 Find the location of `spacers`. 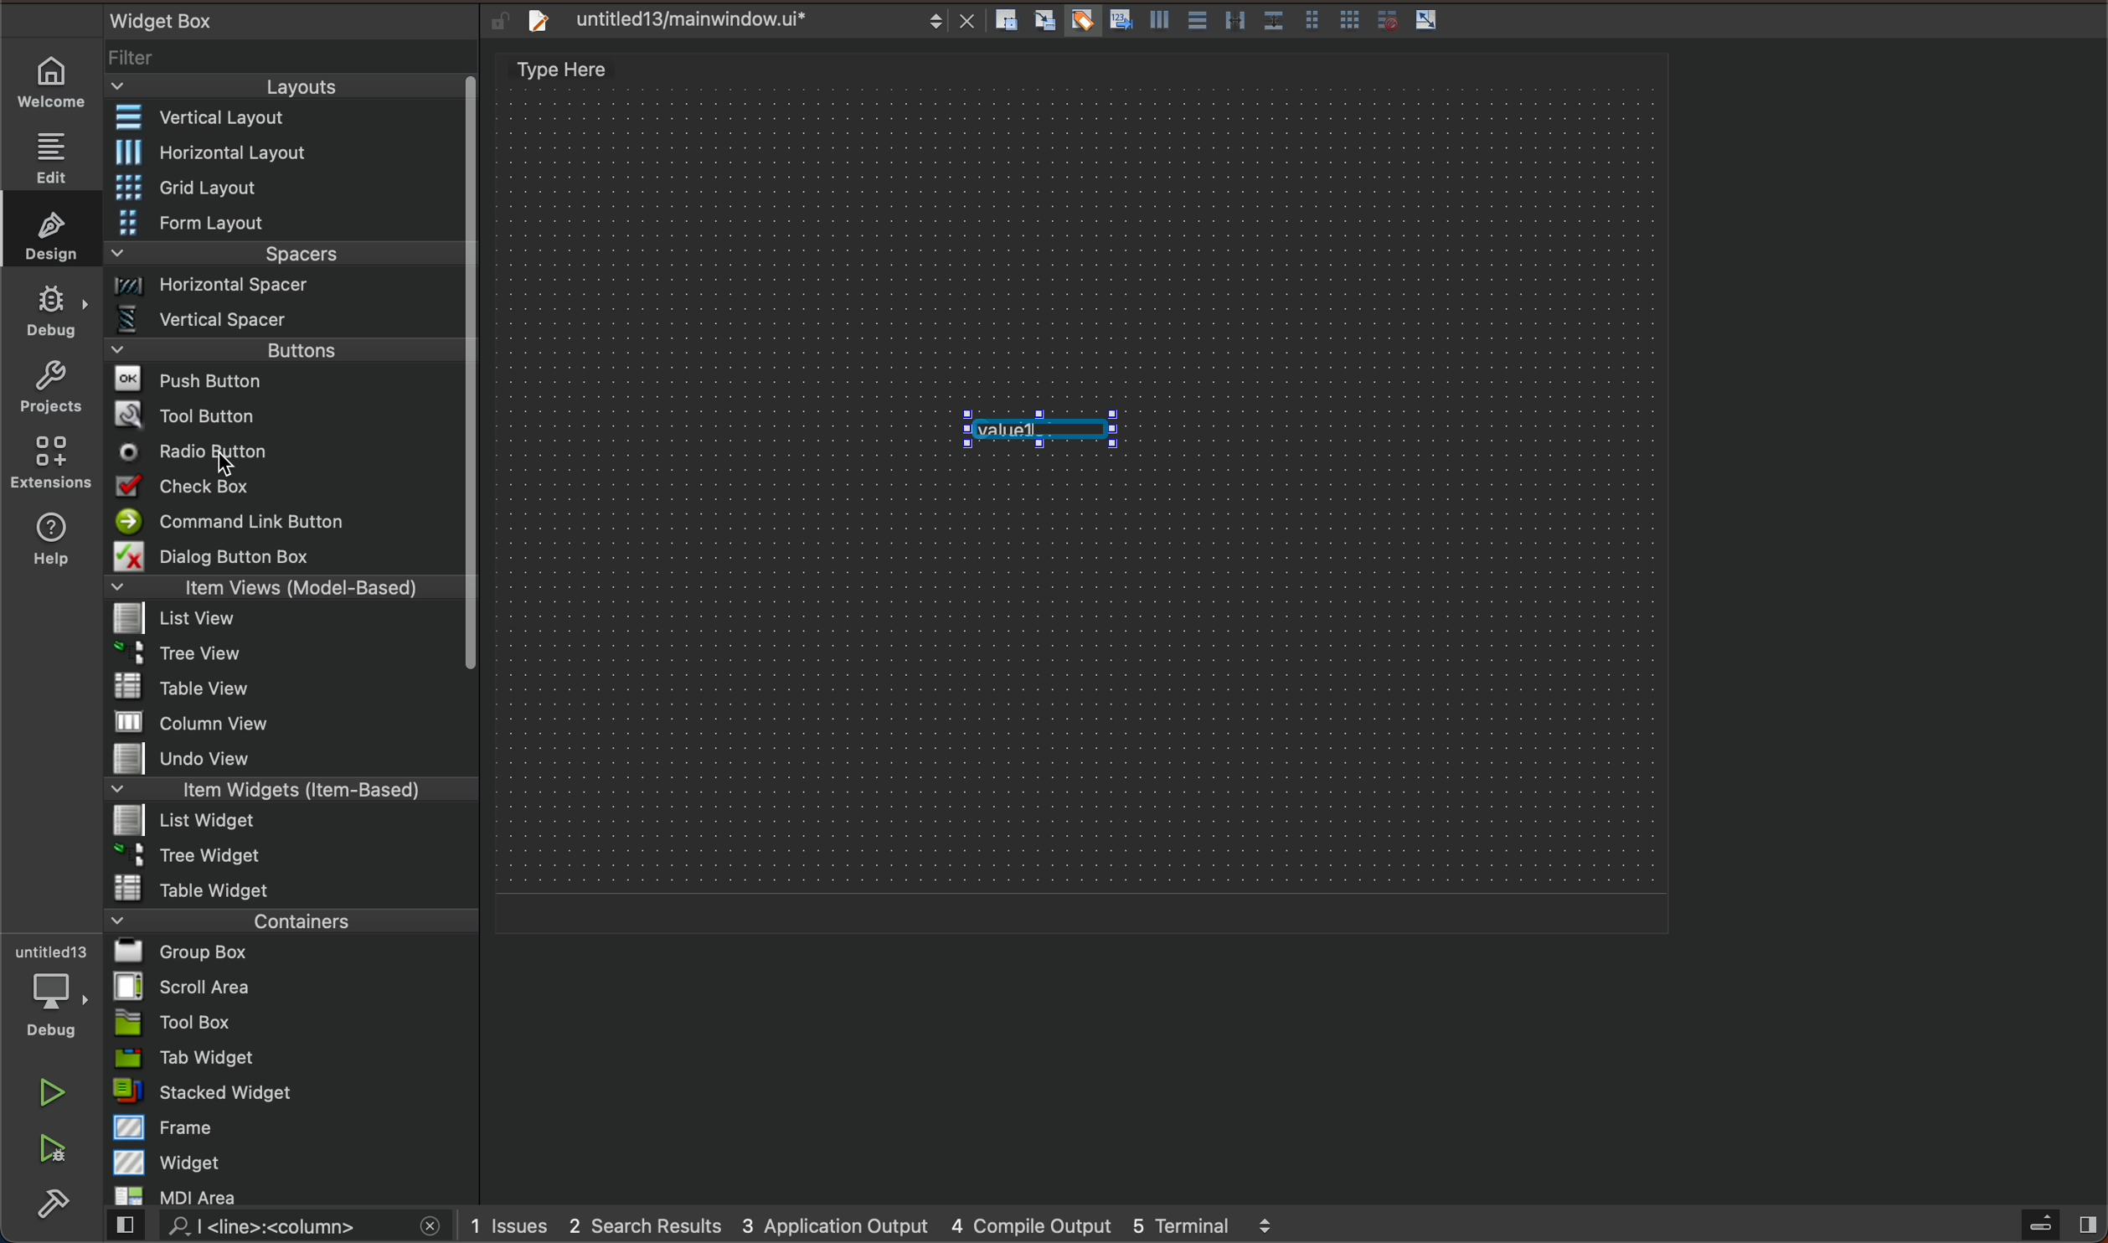

spacers is located at coordinates (286, 260).